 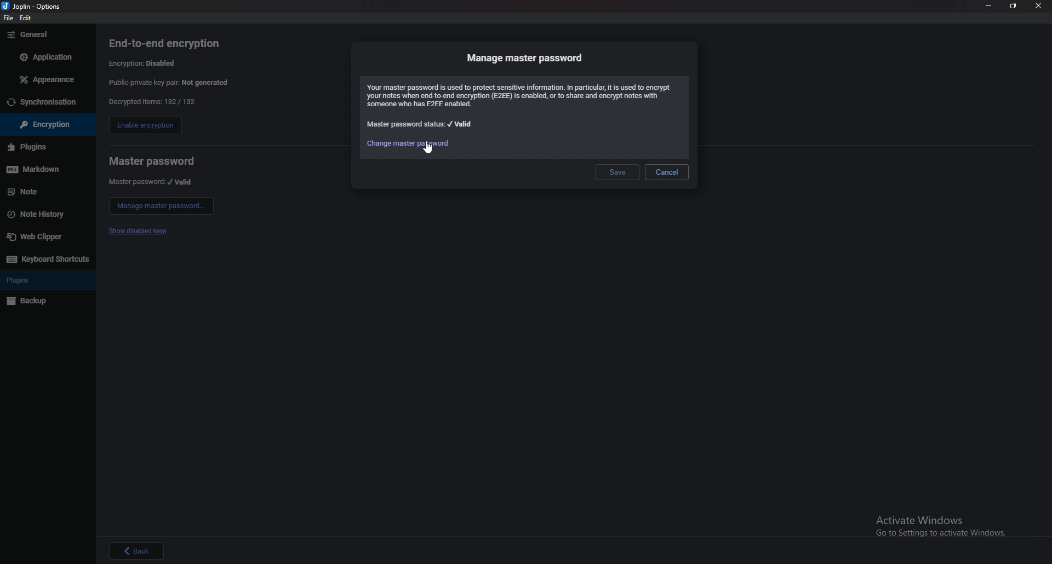 I want to click on close, so click(x=1039, y=6).